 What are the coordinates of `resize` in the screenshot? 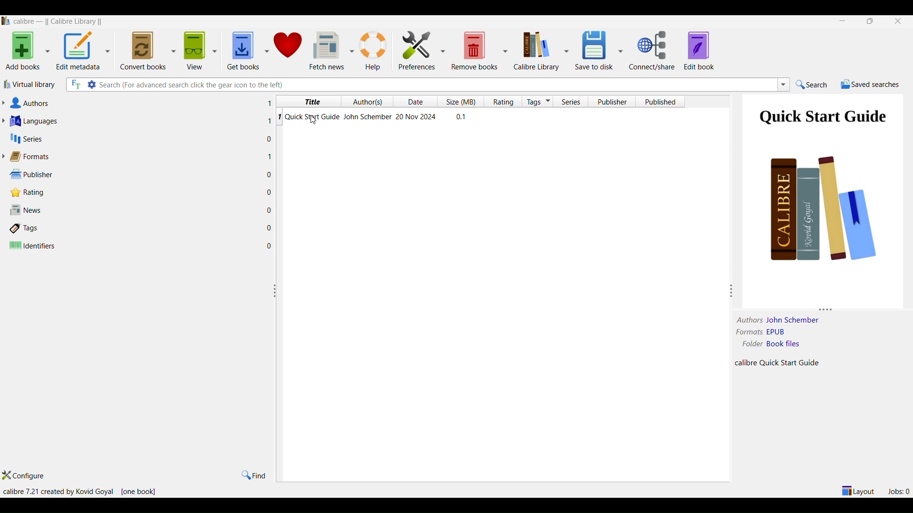 It's located at (828, 307).